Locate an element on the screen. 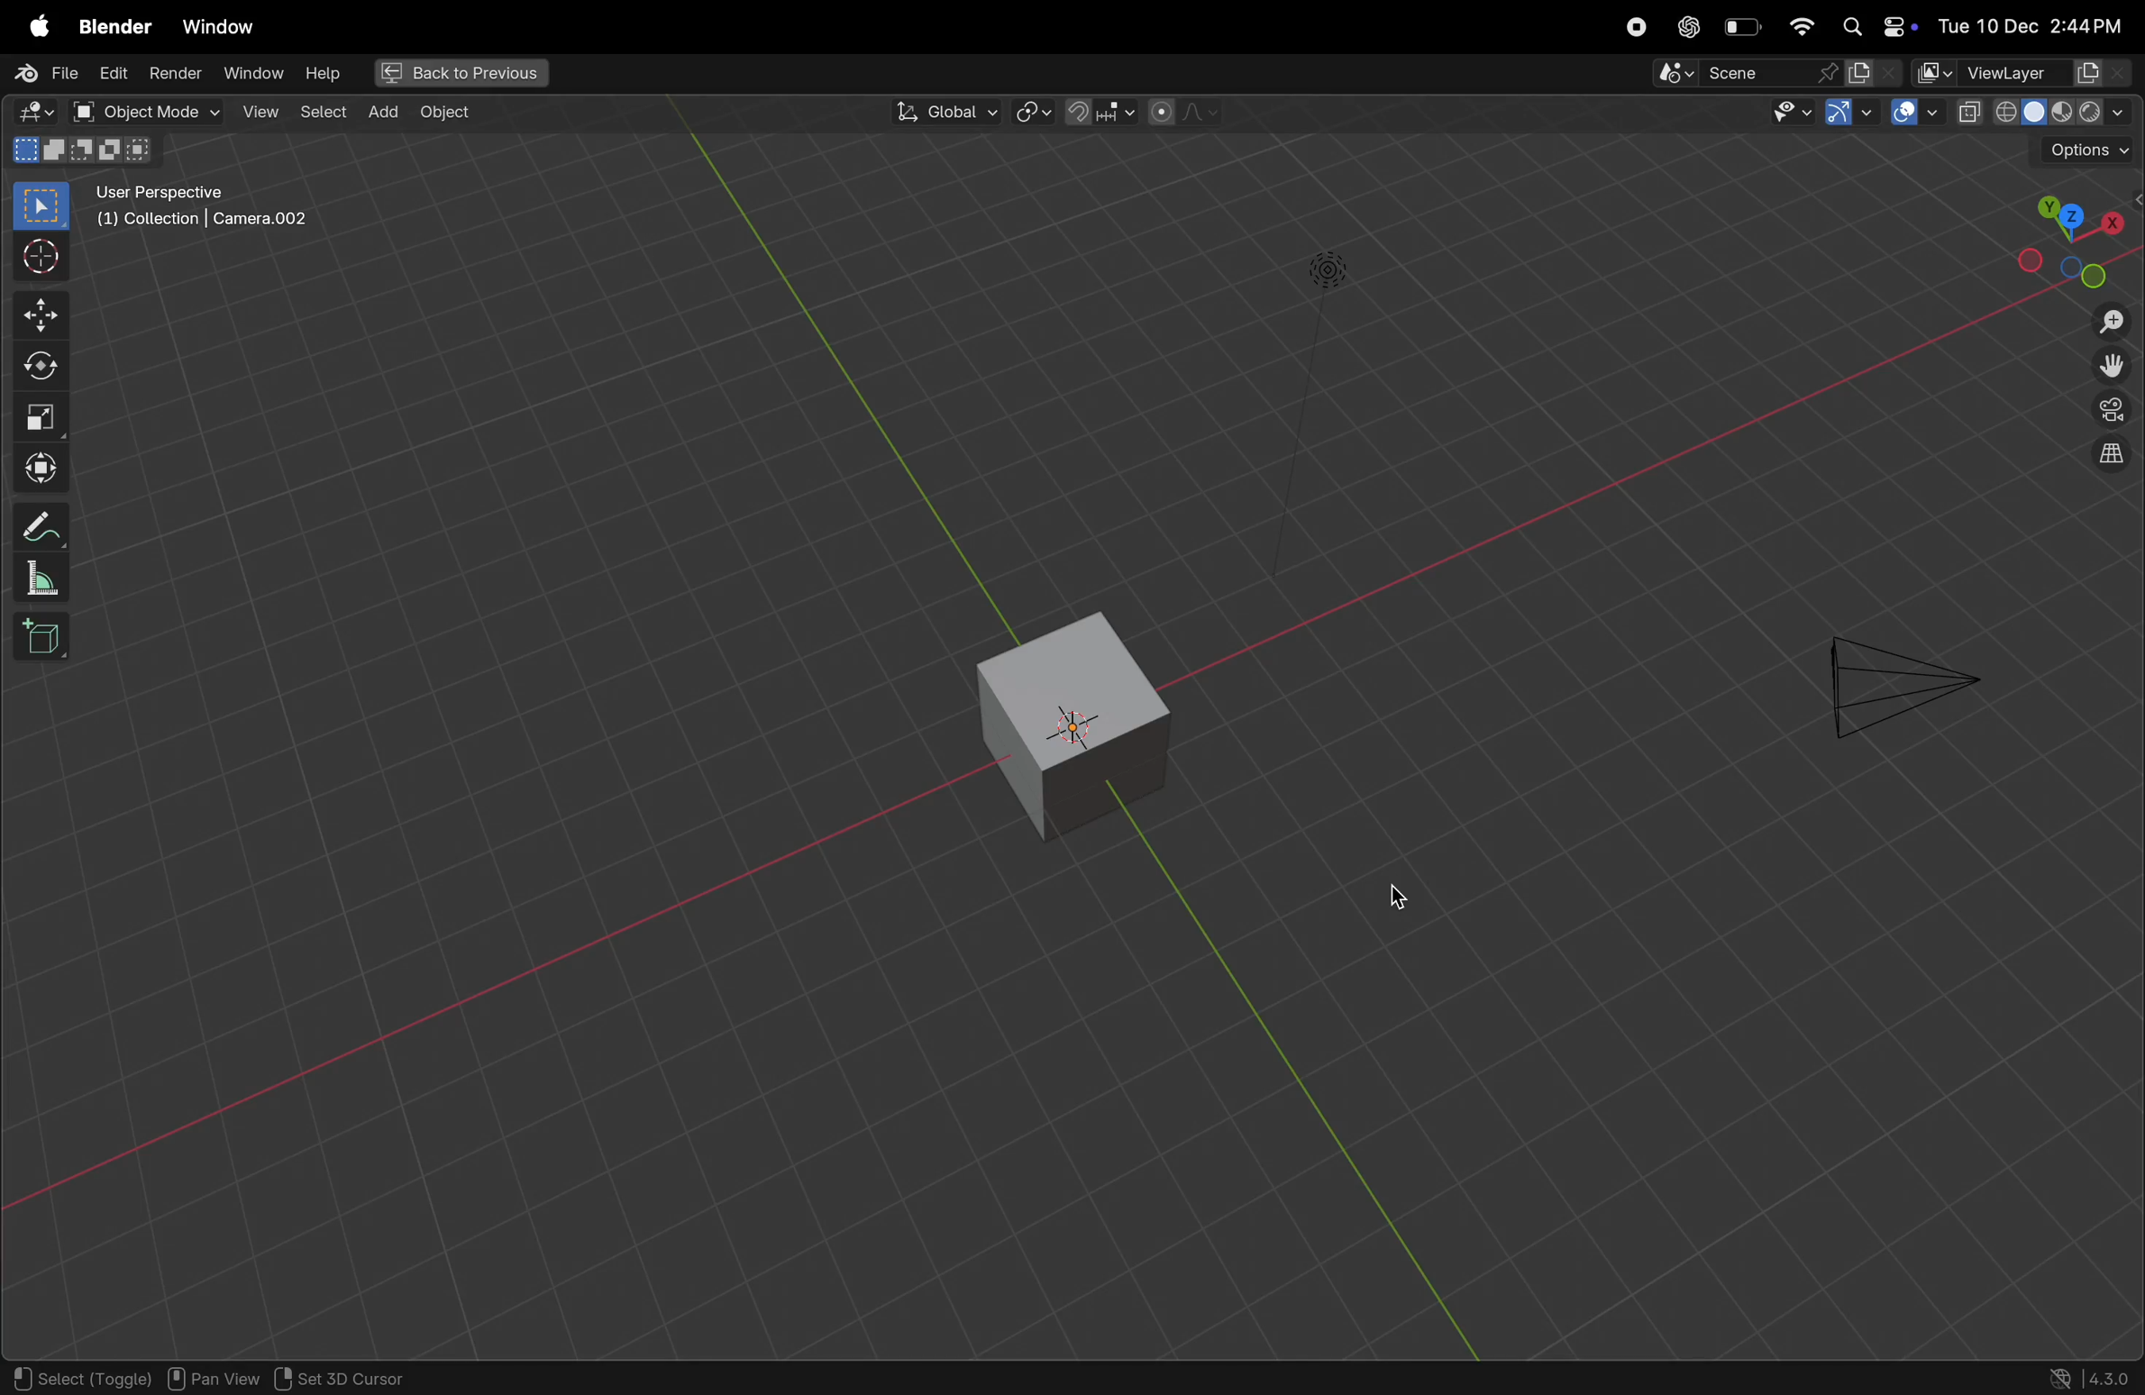  apple widgets is located at coordinates (1874, 24).